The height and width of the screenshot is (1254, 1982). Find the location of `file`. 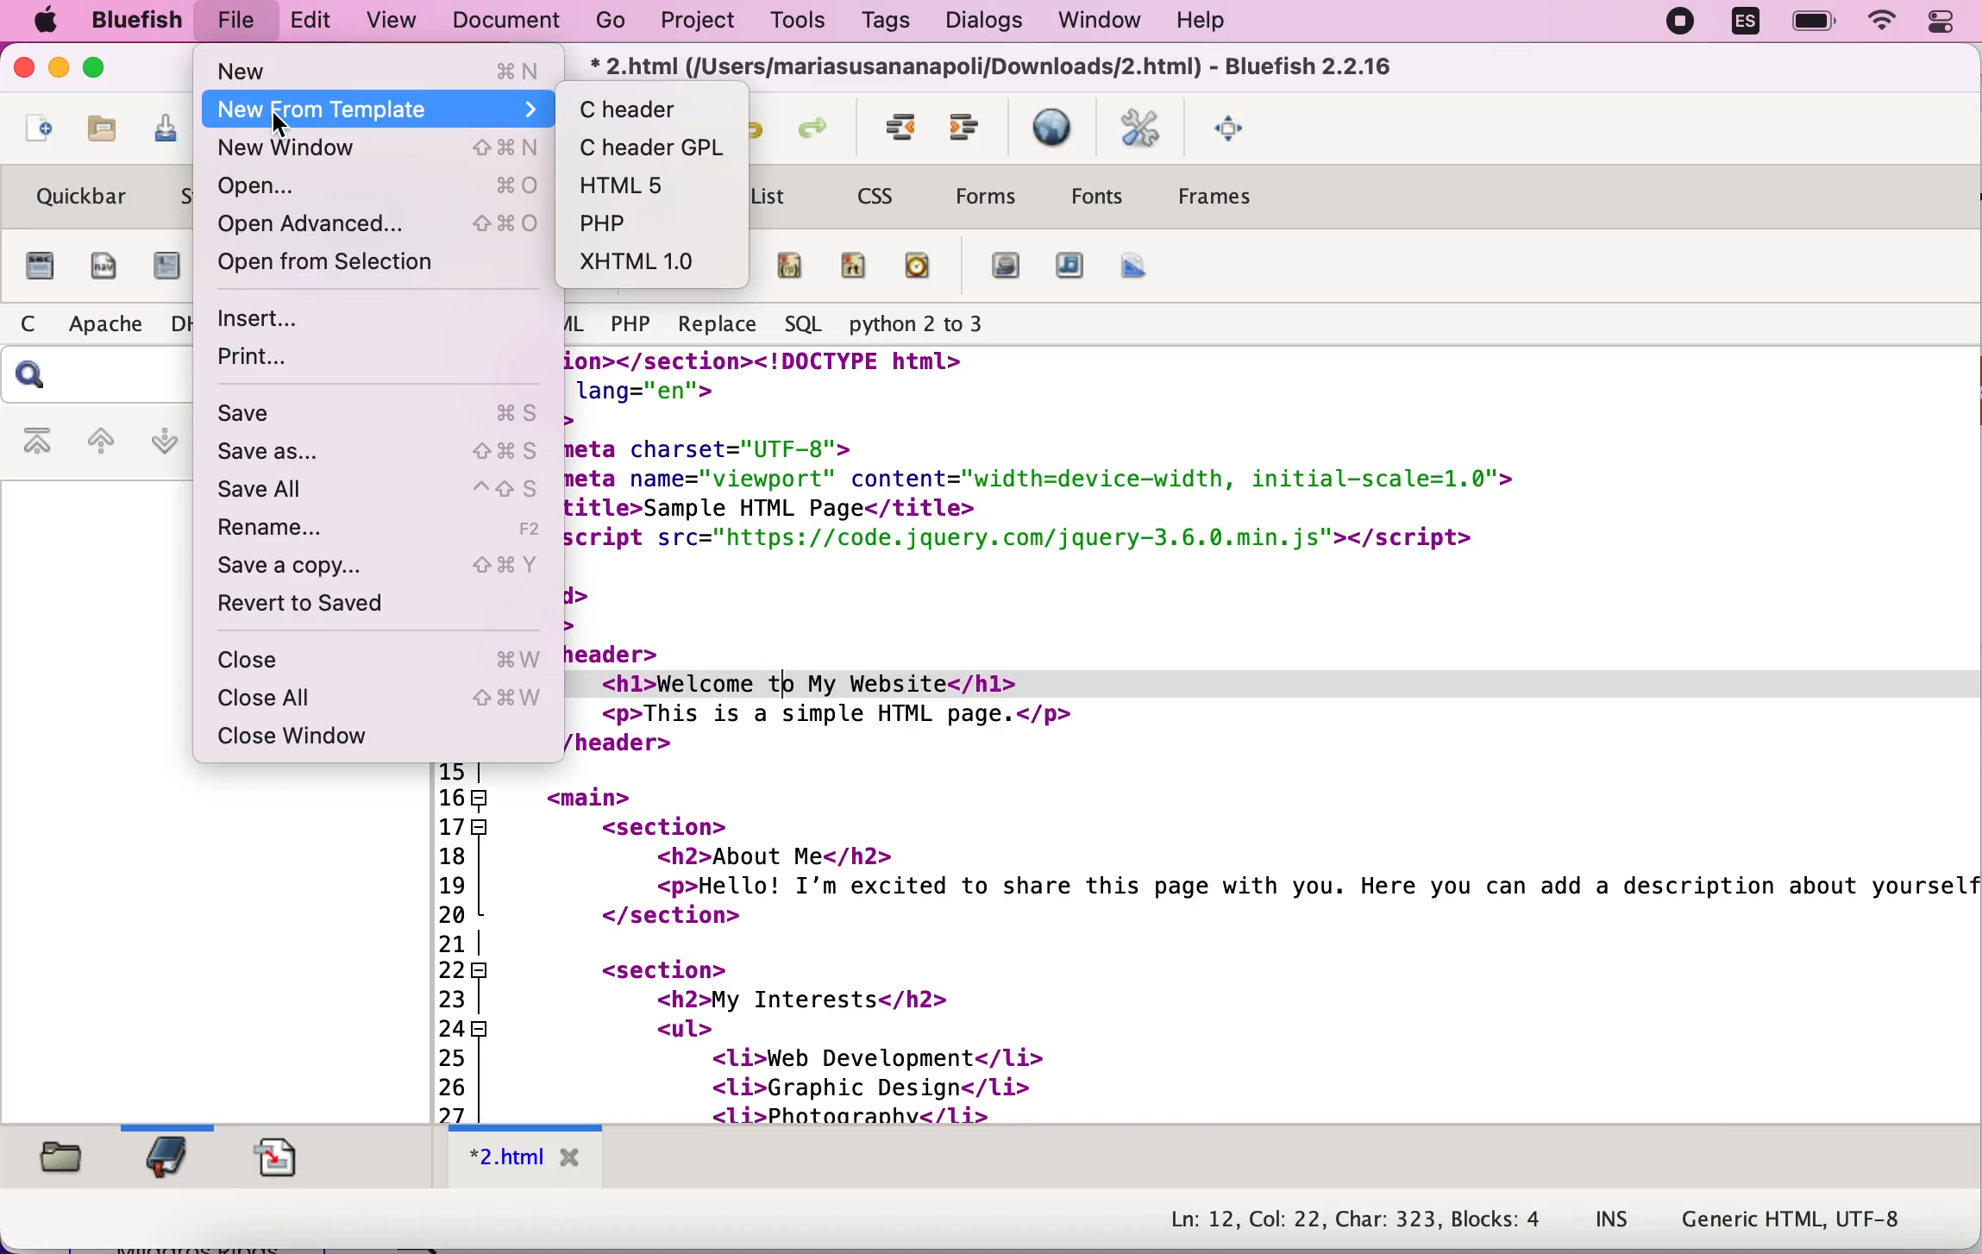

file is located at coordinates (238, 18).